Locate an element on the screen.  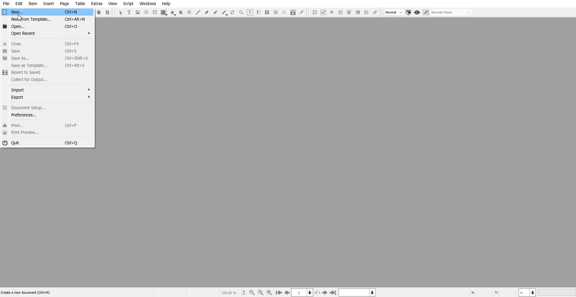
PDF Push button is located at coordinates (315, 12).